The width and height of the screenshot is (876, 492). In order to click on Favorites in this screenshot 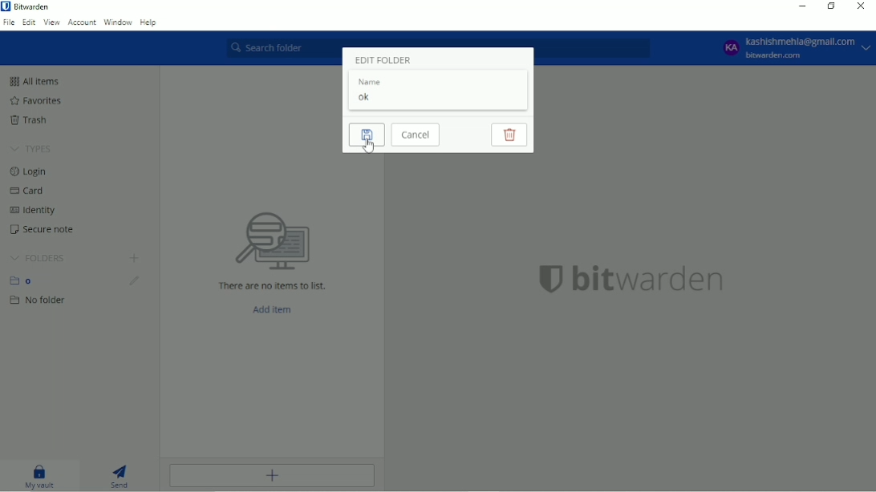, I will do `click(34, 101)`.